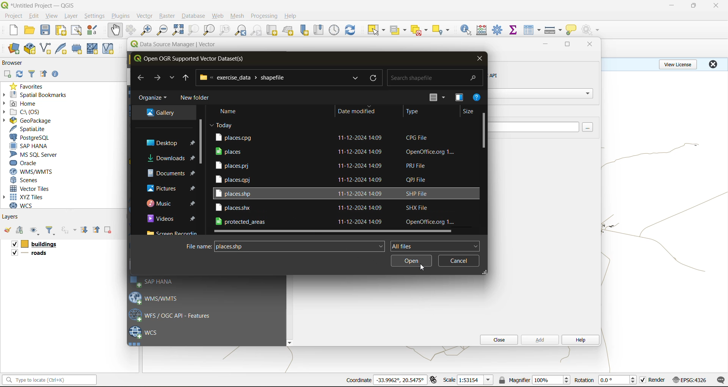 This screenshot has height=387, width=728. Describe the element at coordinates (324, 208) in the screenshot. I see `file/folder names` at that location.